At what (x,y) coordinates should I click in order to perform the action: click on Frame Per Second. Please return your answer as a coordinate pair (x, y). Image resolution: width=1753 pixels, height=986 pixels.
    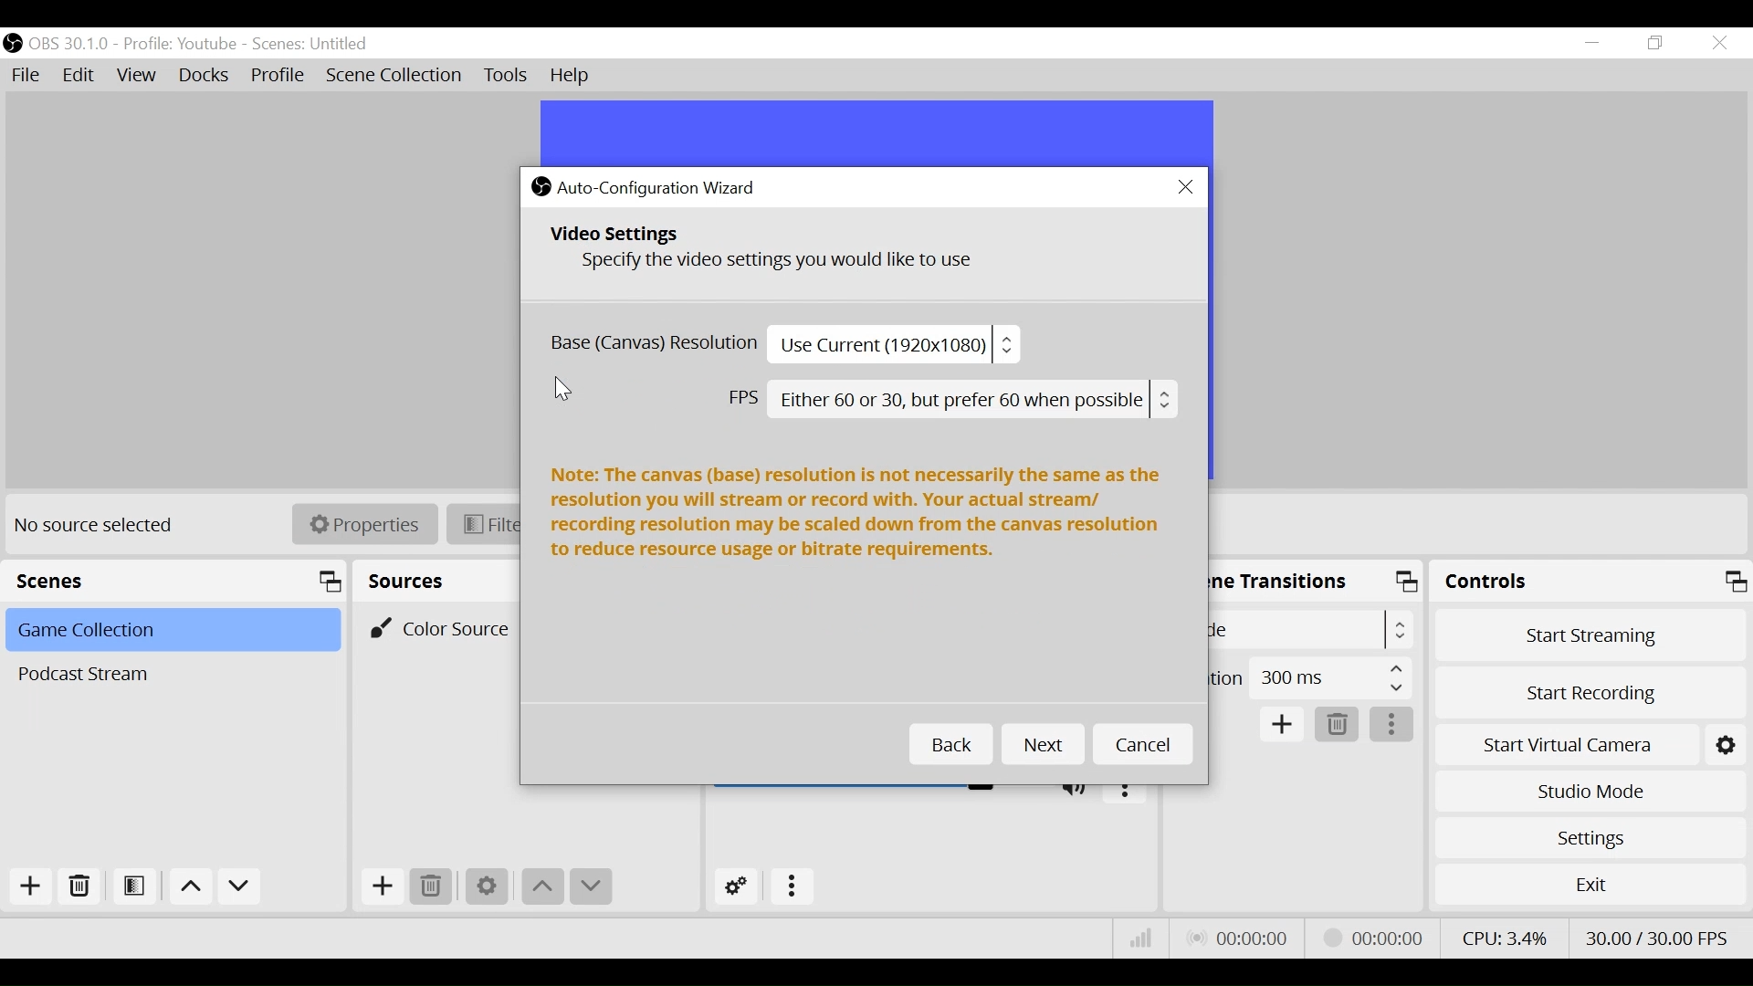
    Looking at the image, I should click on (1658, 938).